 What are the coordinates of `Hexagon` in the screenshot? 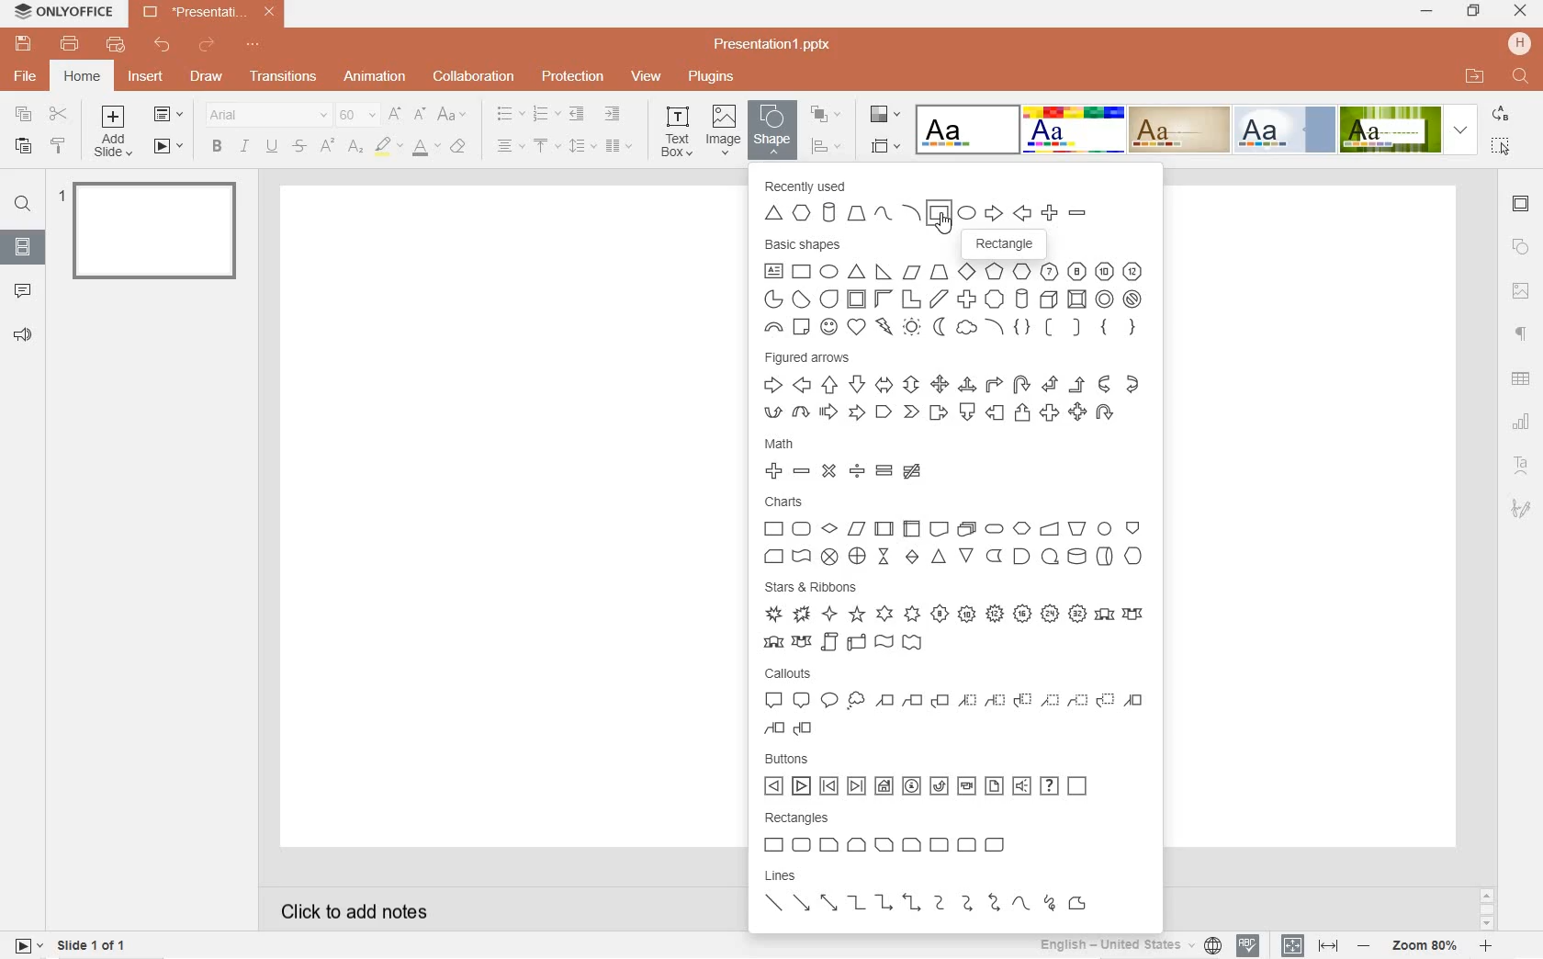 It's located at (1021, 273).